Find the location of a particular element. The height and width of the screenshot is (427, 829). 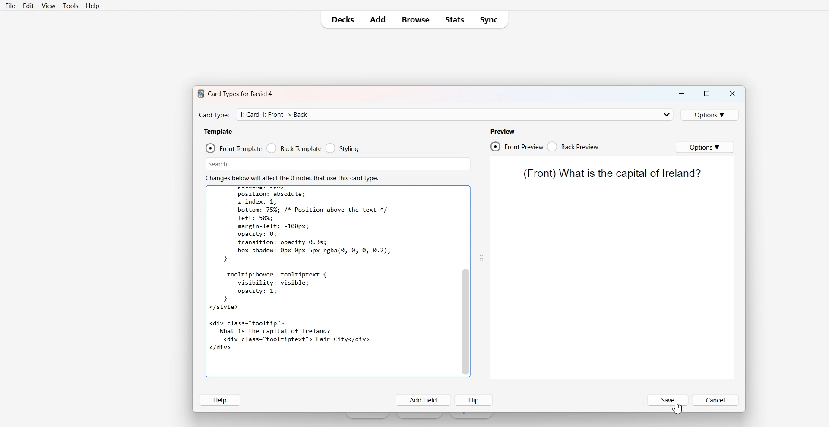

Preview is located at coordinates (502, 131).